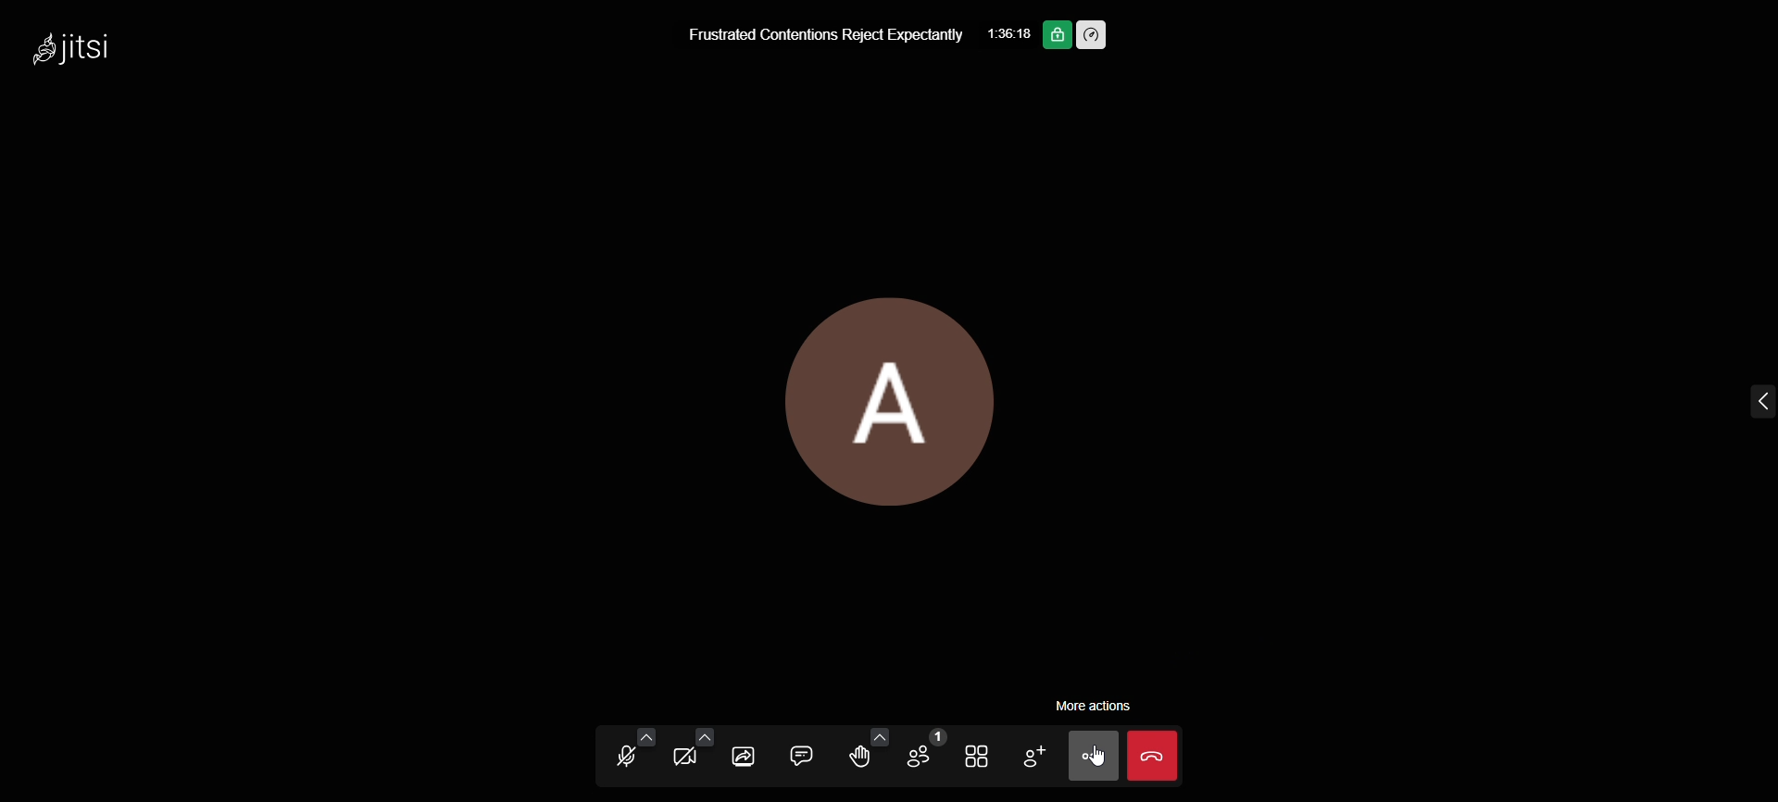  Describe the element at coordinates (876, 729) in the screenshot. I see `more reactions` at that location.